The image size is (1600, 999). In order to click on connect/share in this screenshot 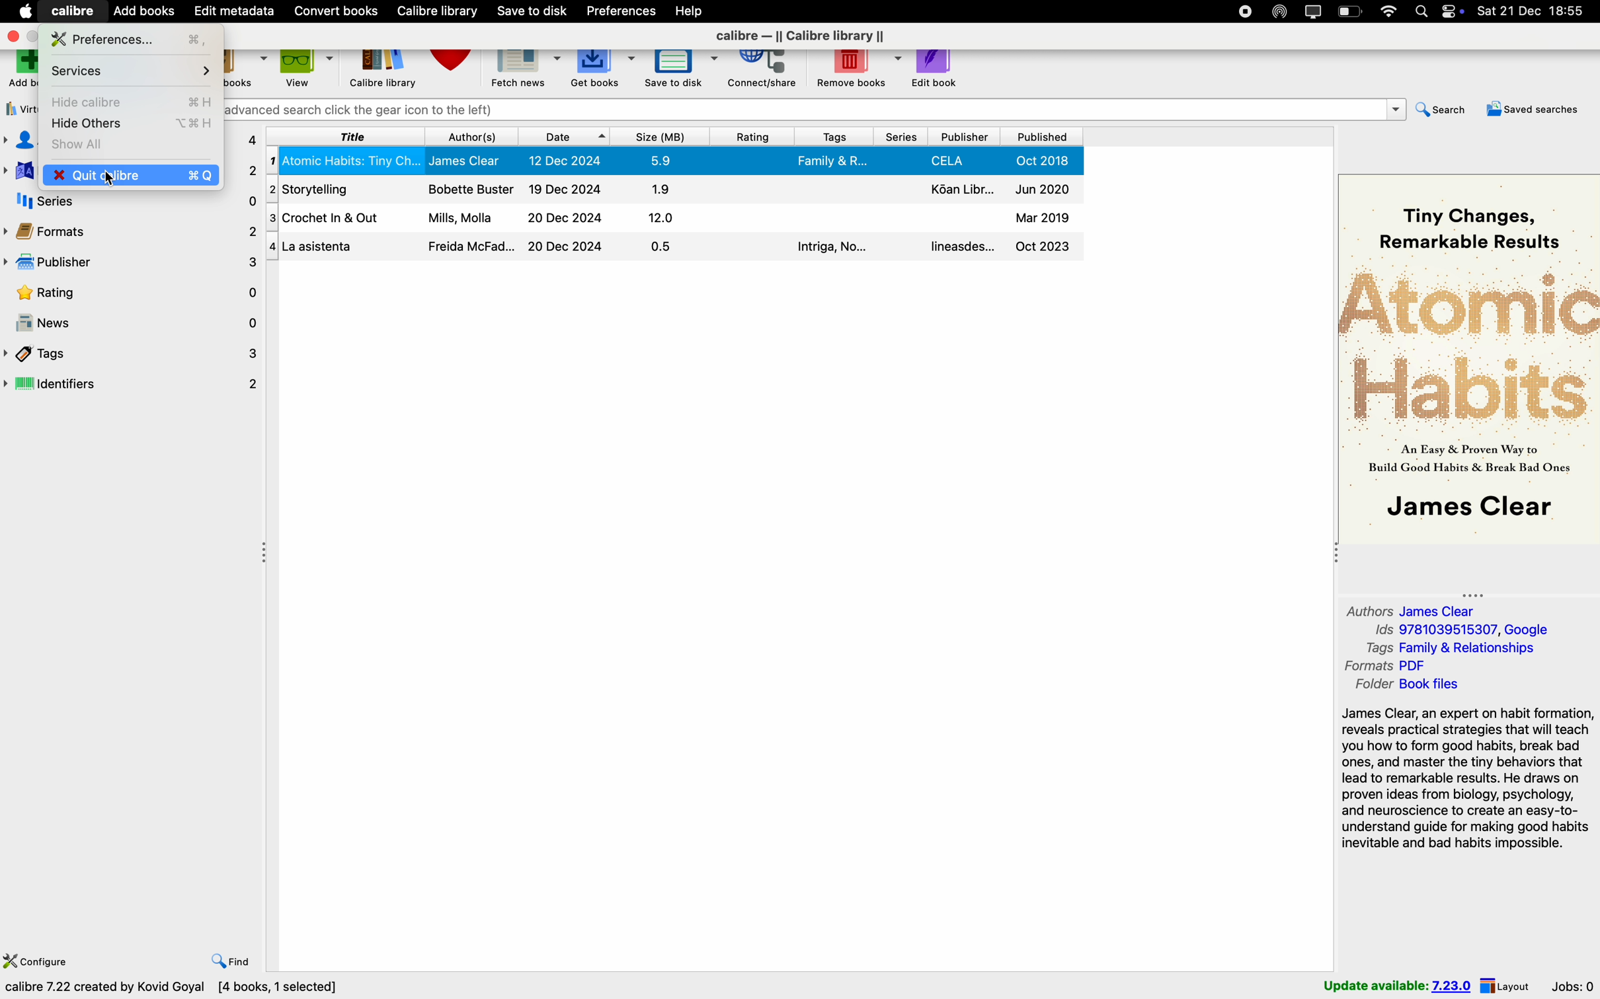, I will do `click(762, 71)`.